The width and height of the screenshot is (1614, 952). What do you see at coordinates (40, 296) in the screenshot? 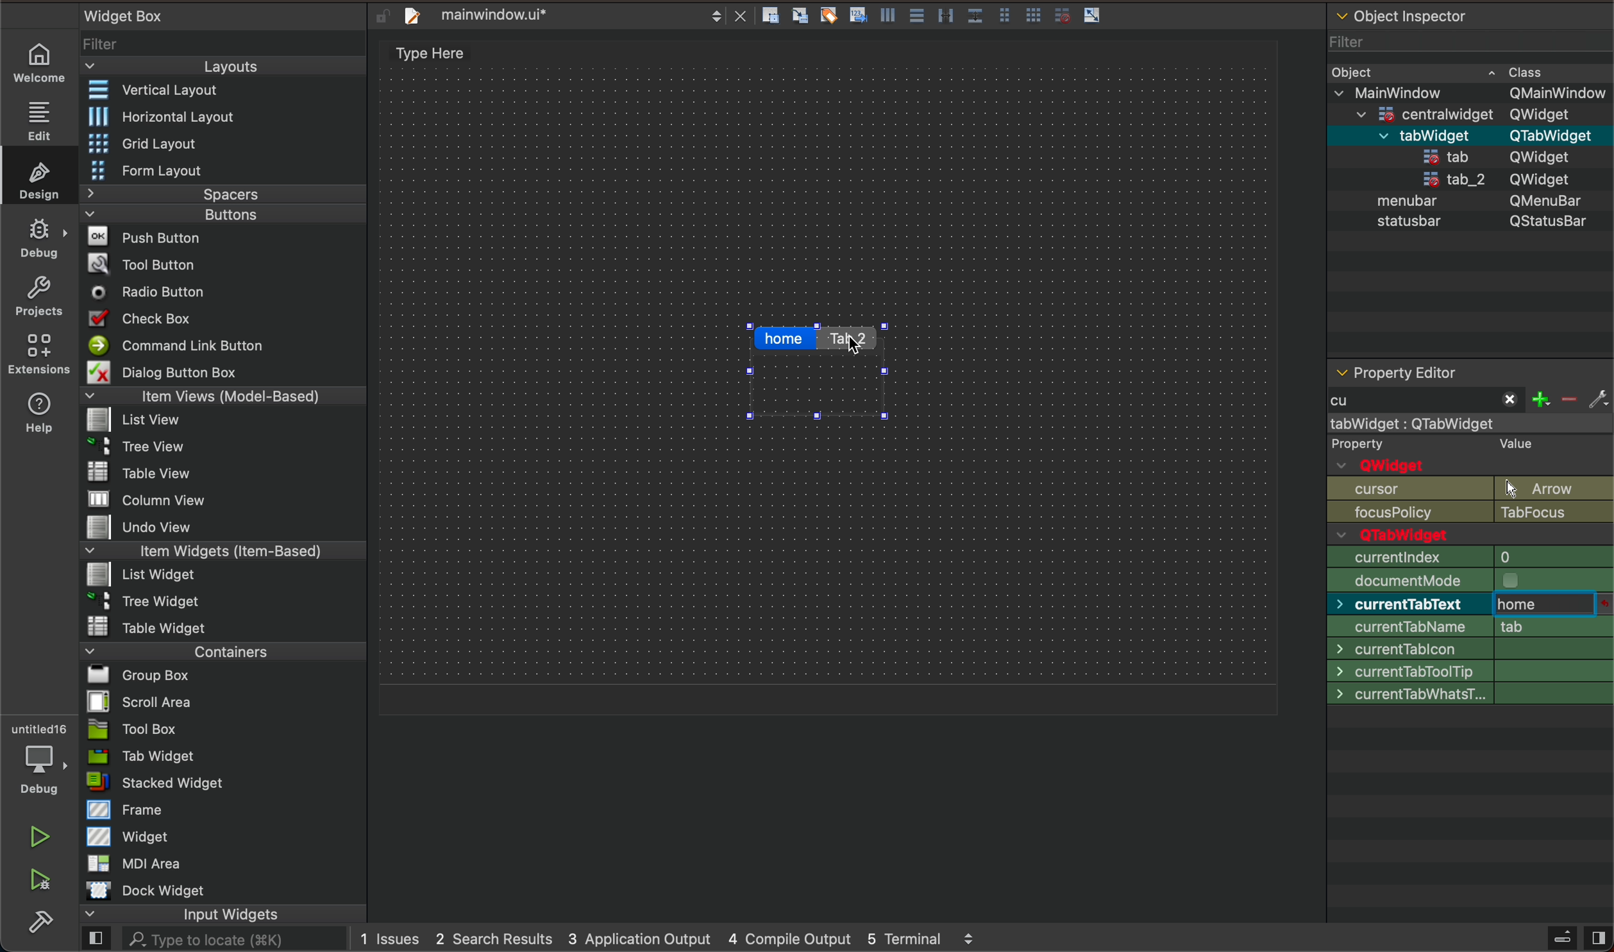
I see `projects` at bounding box center [40, 296].